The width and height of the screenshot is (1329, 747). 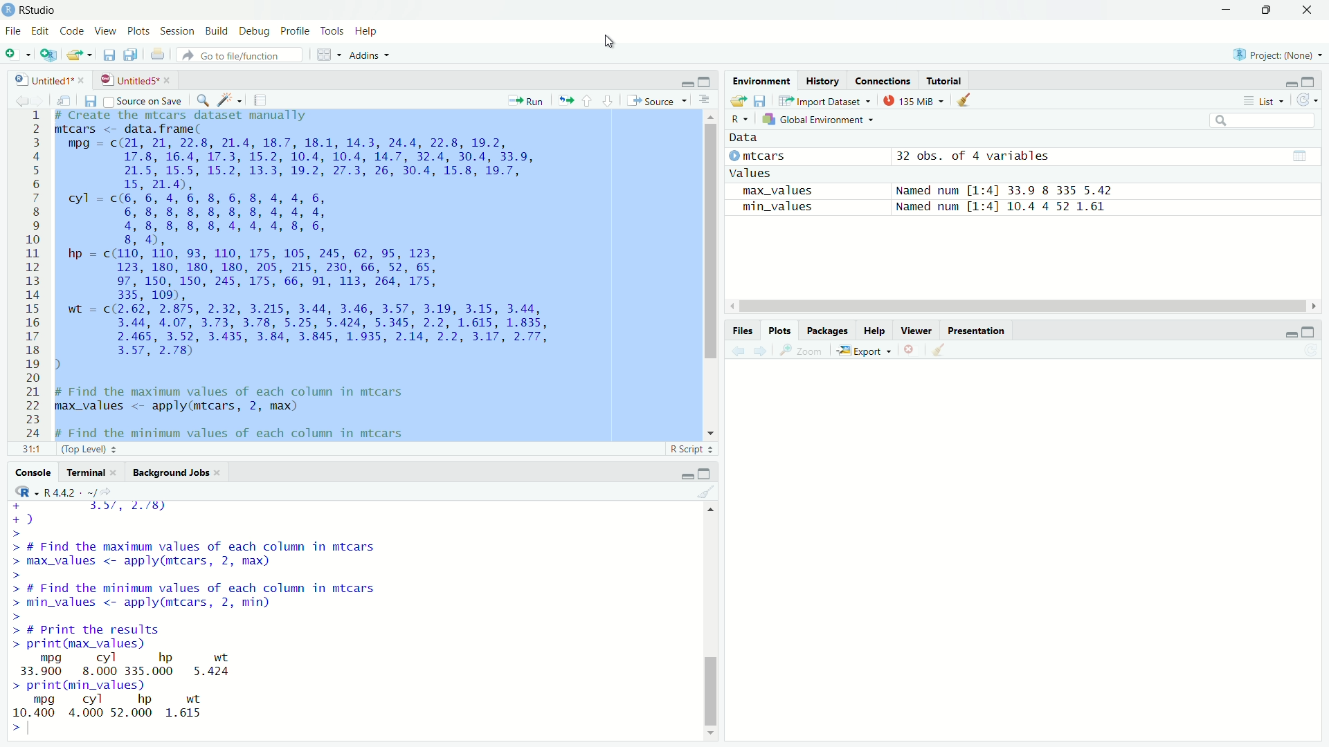 What do you see at coordinates (204, 102) in the screenshot?
I see `search` at bounding box center [204, 102].